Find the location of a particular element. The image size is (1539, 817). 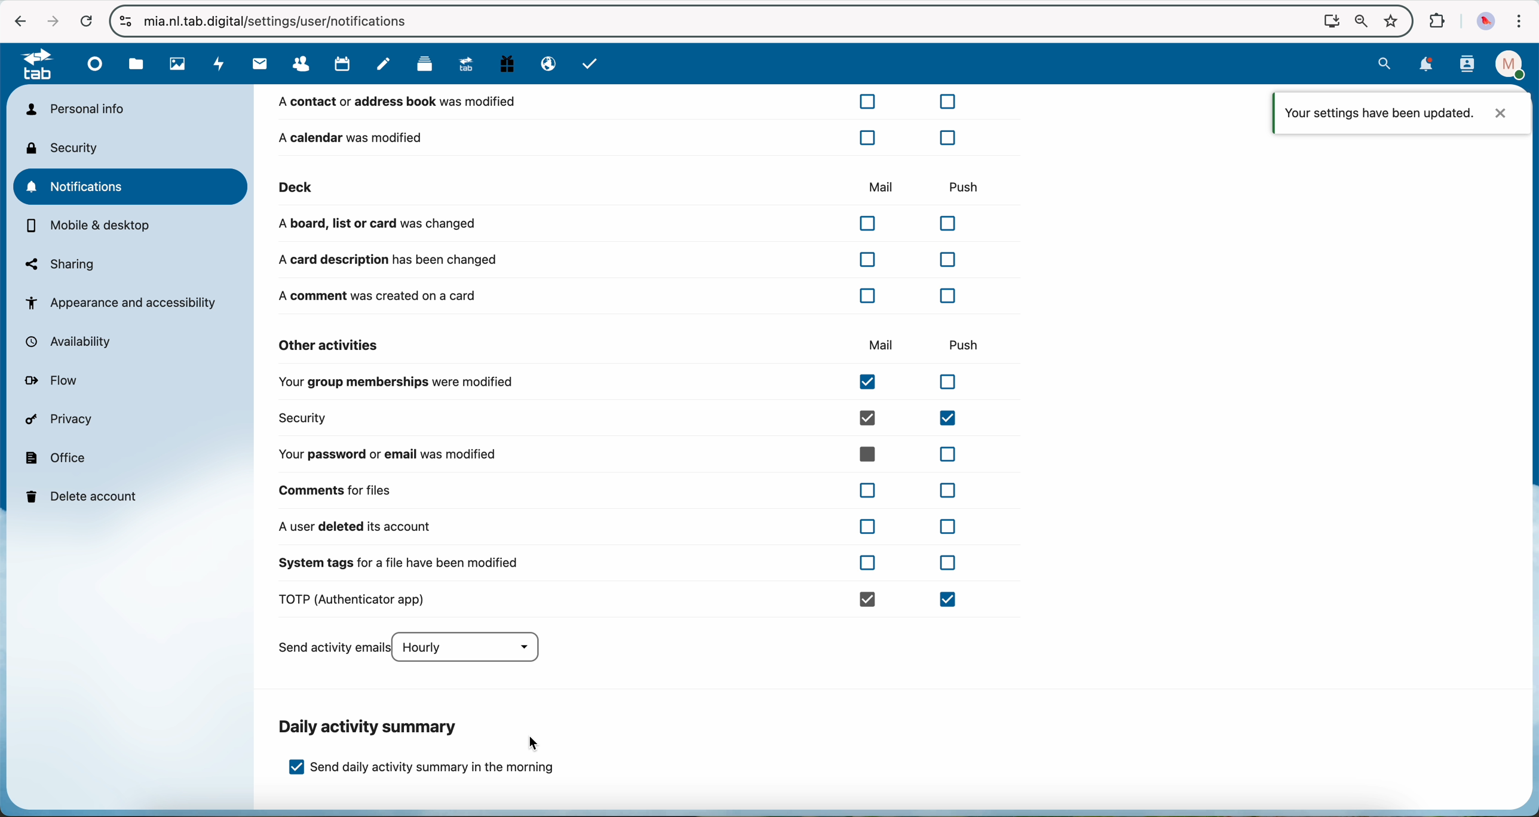

contacts is located at coordinates (304, 64).